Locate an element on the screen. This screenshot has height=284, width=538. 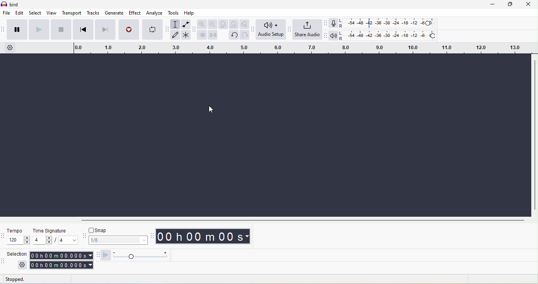
audacity time toolbar is located at coordinates (152, 236).